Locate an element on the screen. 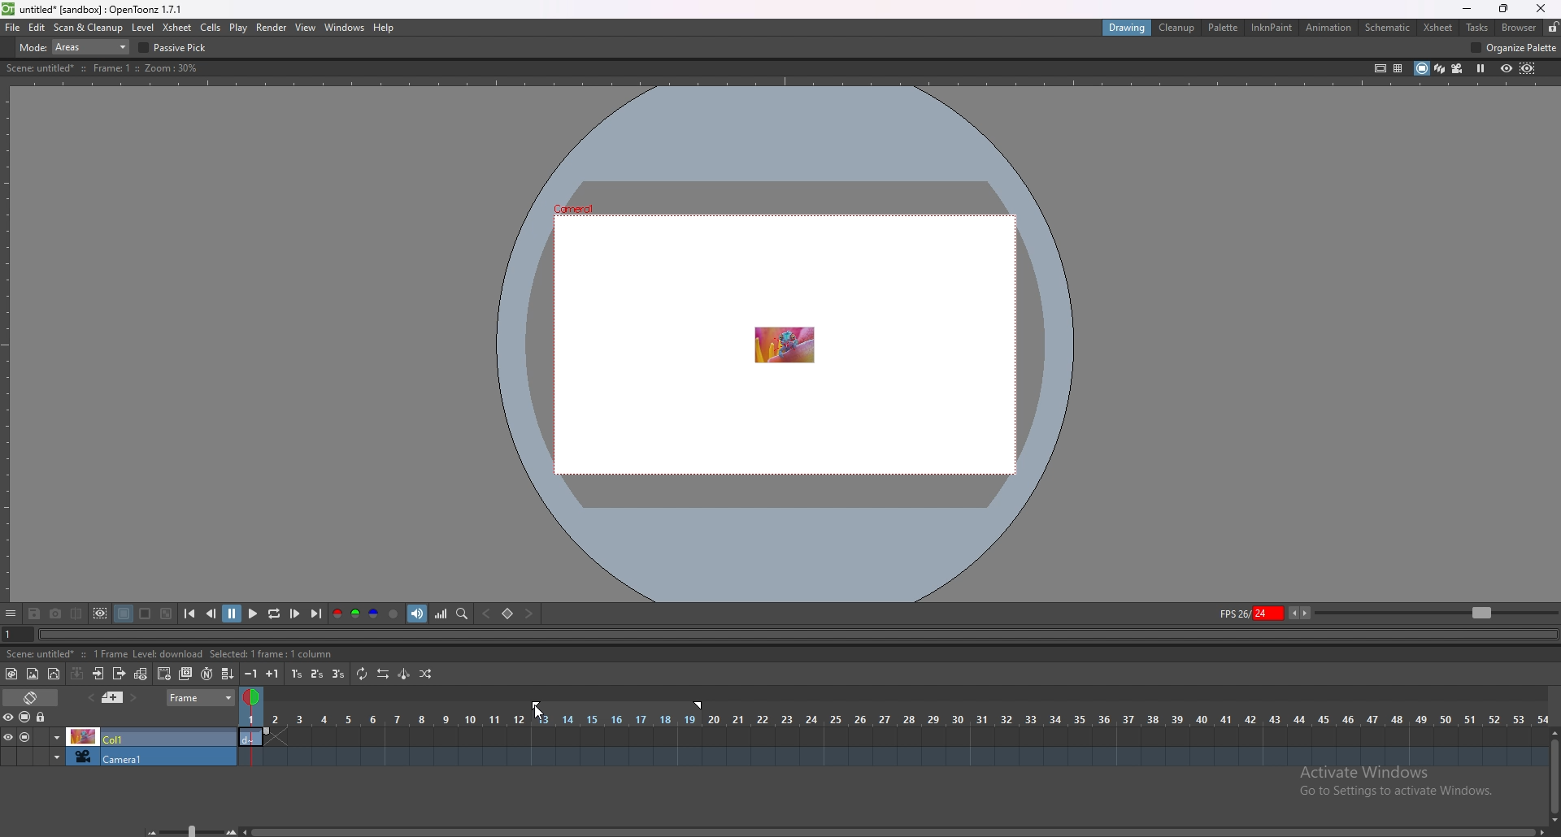 This screenshot has width=1561, height=837. create blank drawing is located at coordinates (164, 674).